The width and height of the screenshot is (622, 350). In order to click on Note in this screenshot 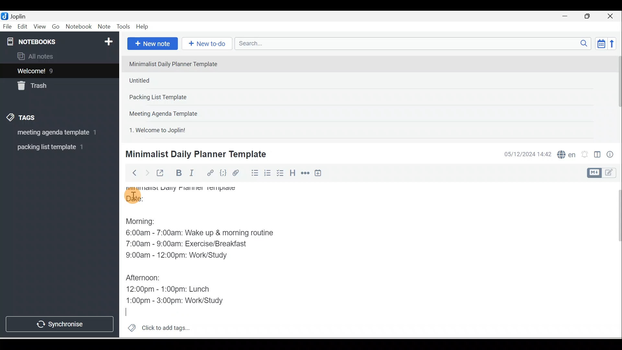, I will do `click(103, 27)`.